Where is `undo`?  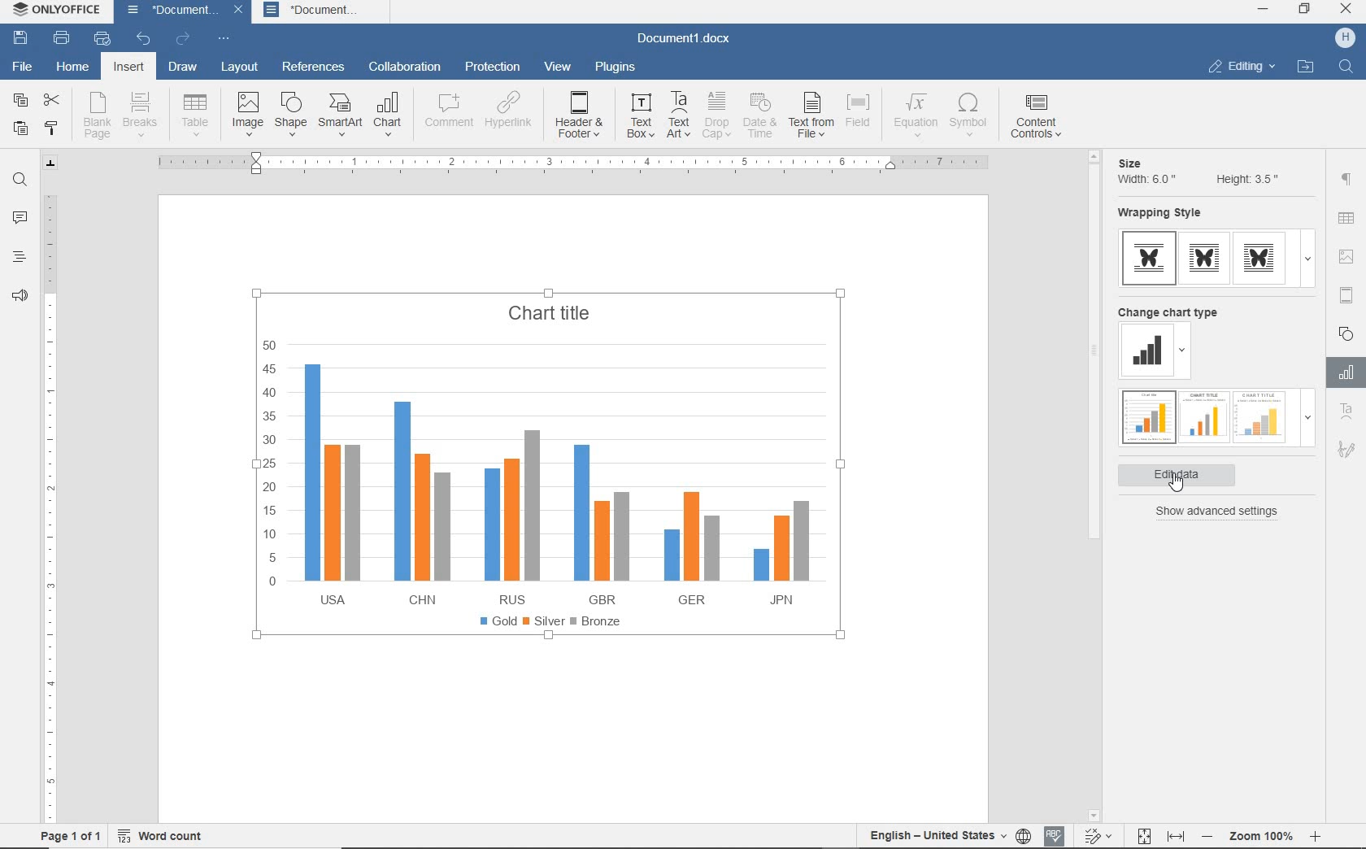 undo is located at coordinates (143, 40).